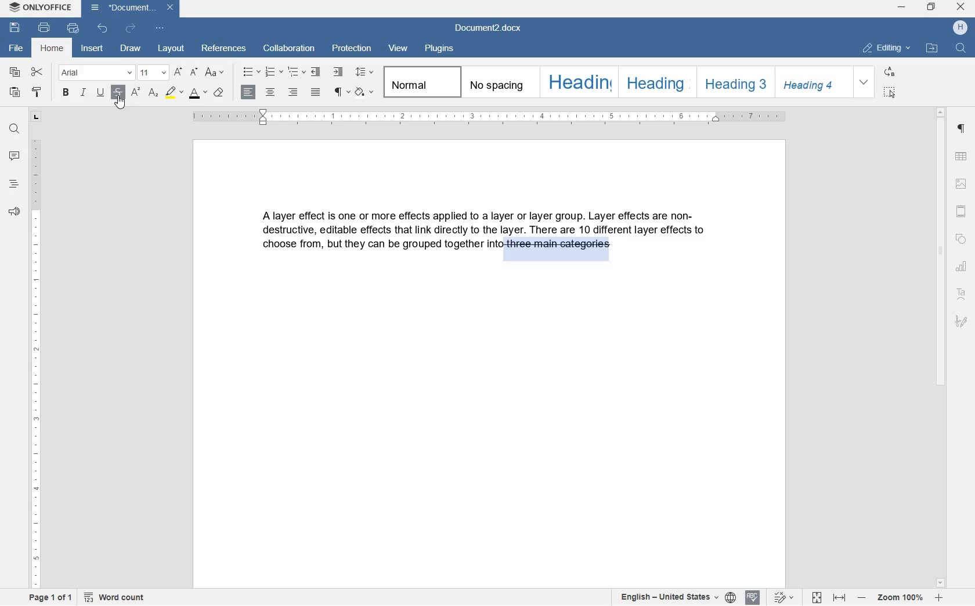  Describe the element at coordinates (340, 71) in the screenshot. I see `increase indent` at that location.